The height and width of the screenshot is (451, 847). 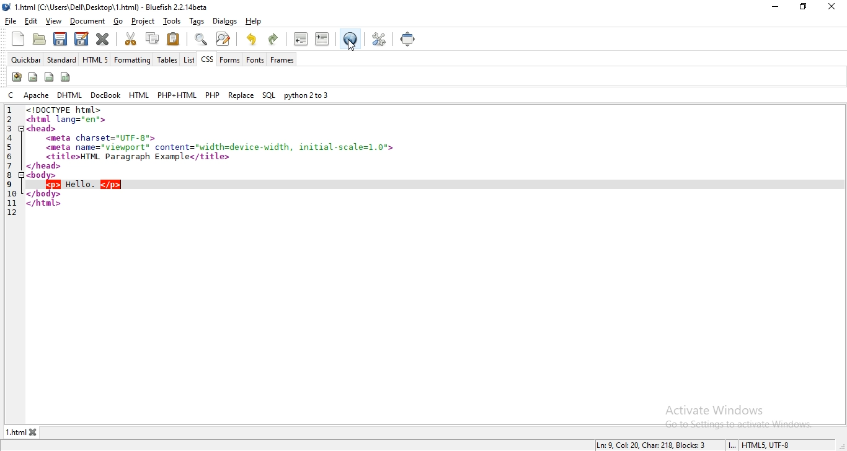 I want to click on HTML5, UTF-8, so click(x=767, y=445).